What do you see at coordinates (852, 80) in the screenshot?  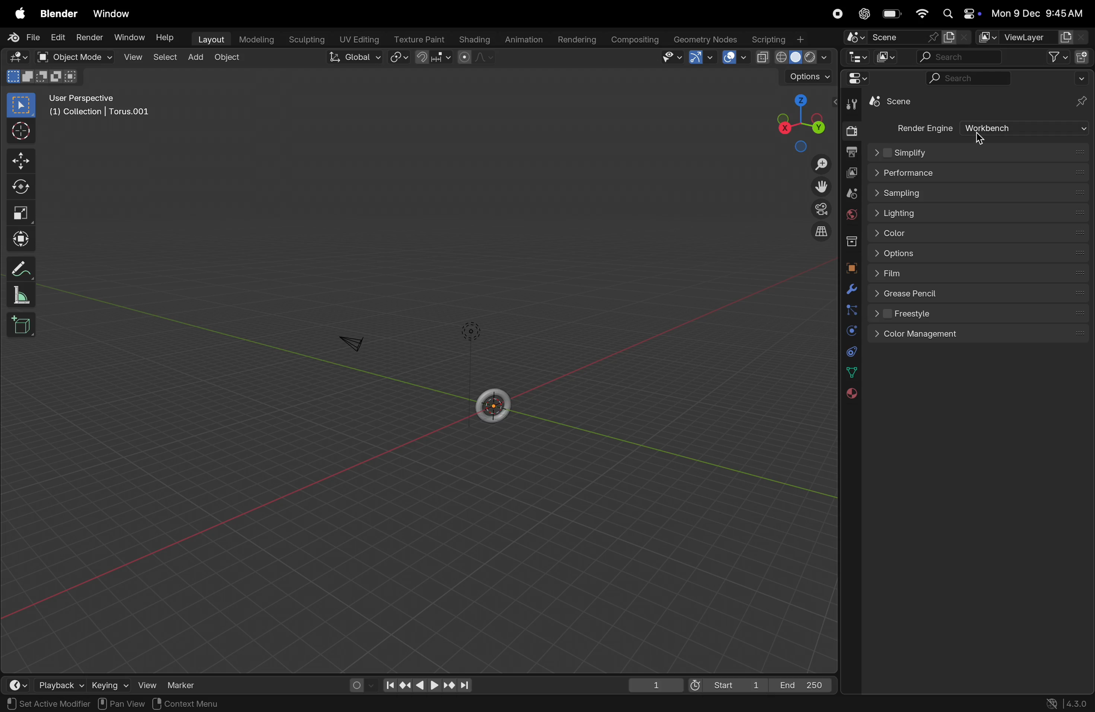 I see `editor type` at bounding box center [852, 80].